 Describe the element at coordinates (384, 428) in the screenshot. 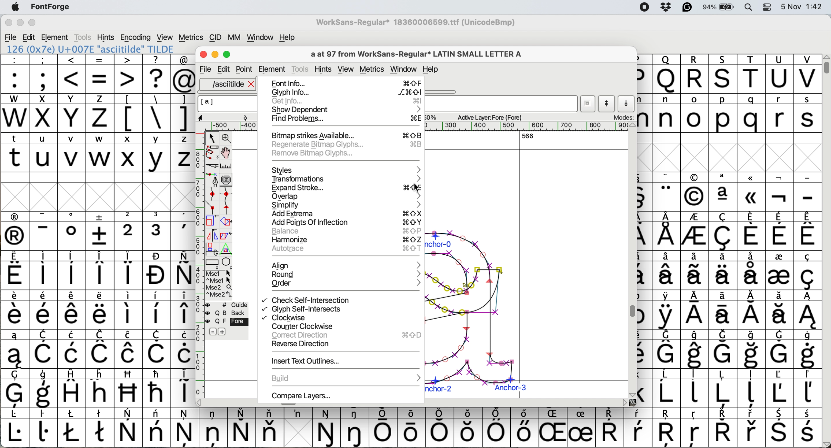

I see `symbol` at that location.